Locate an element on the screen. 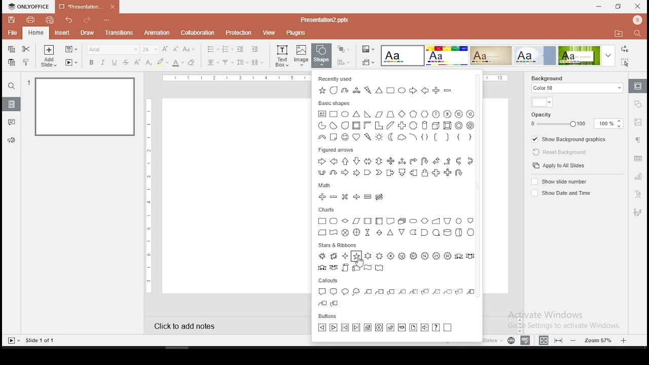  reset background is located at coordinates (557, 151).